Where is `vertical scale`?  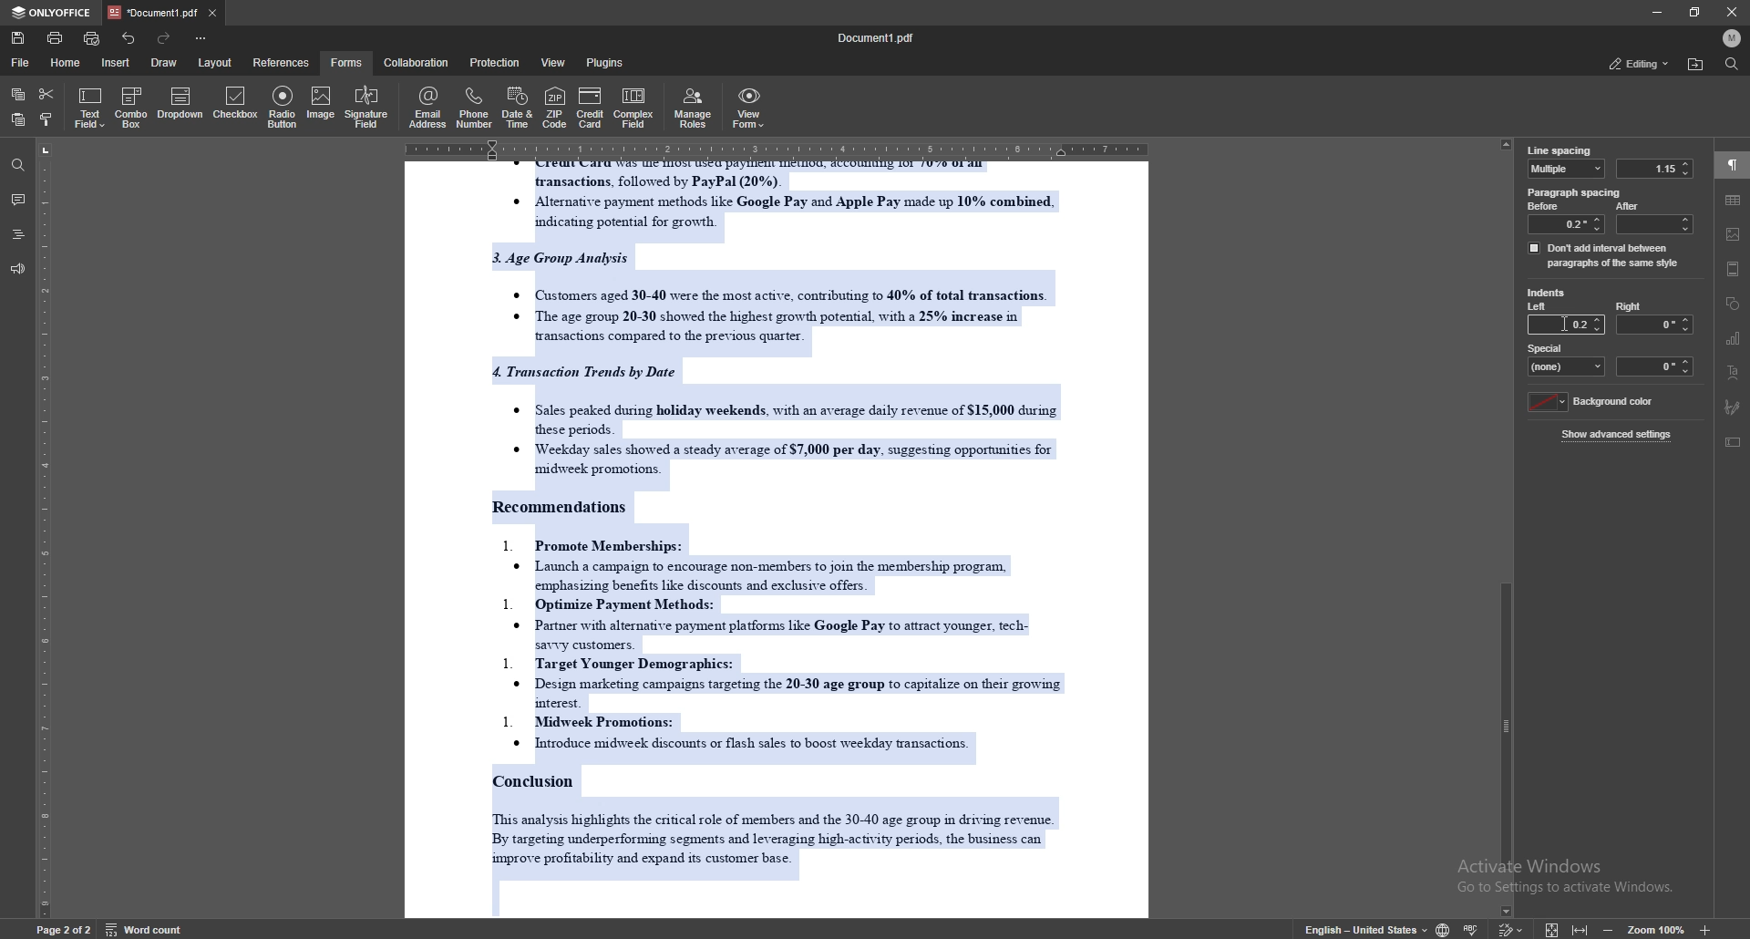 vertical scale is located at coordinates (45, 528).